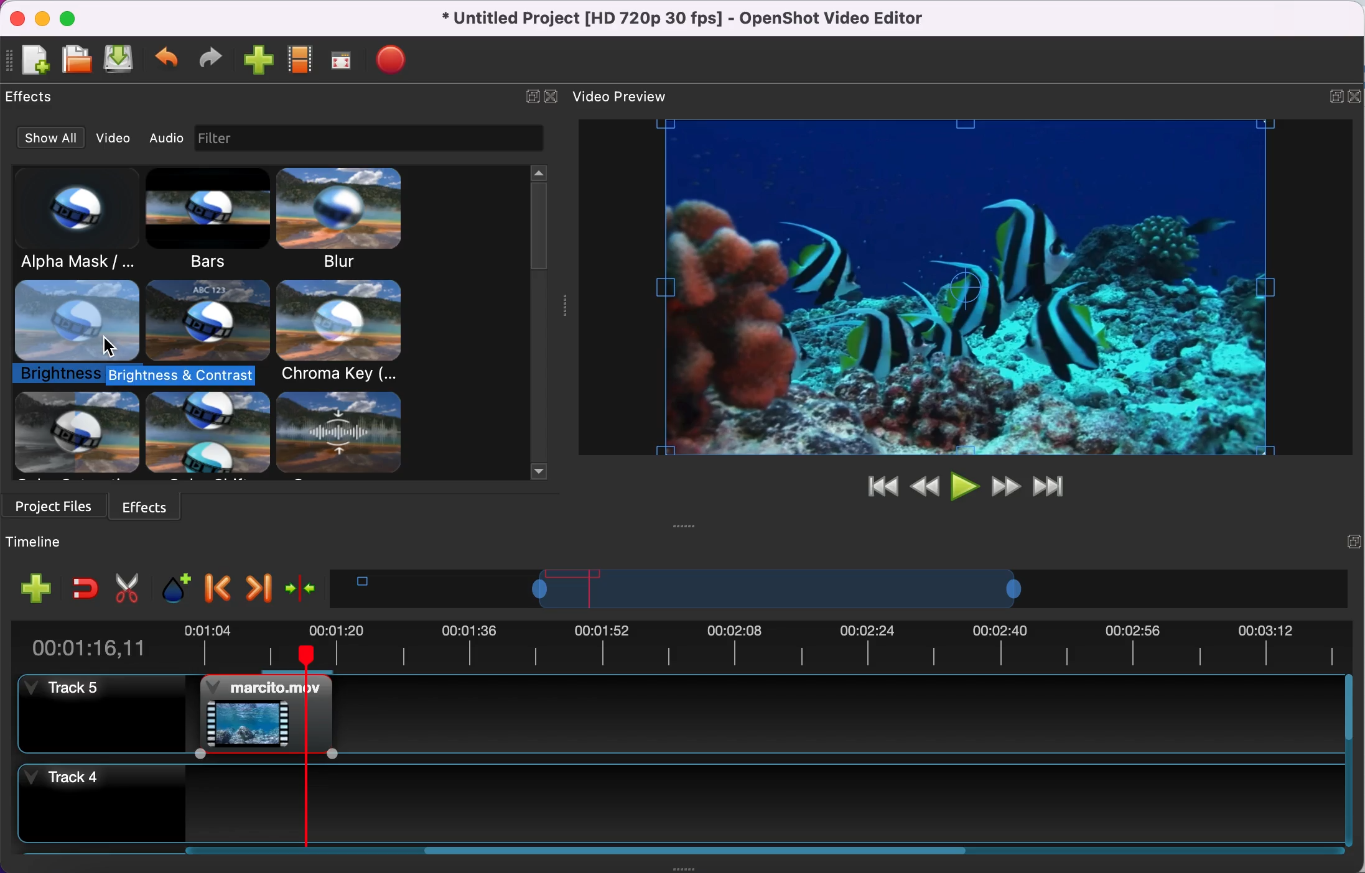 The width and height of the screenshot is (1365, 873). What do you see at coordinates (356, 219) in the screenshot?
I see `blur` at bounding box center [356, 219].